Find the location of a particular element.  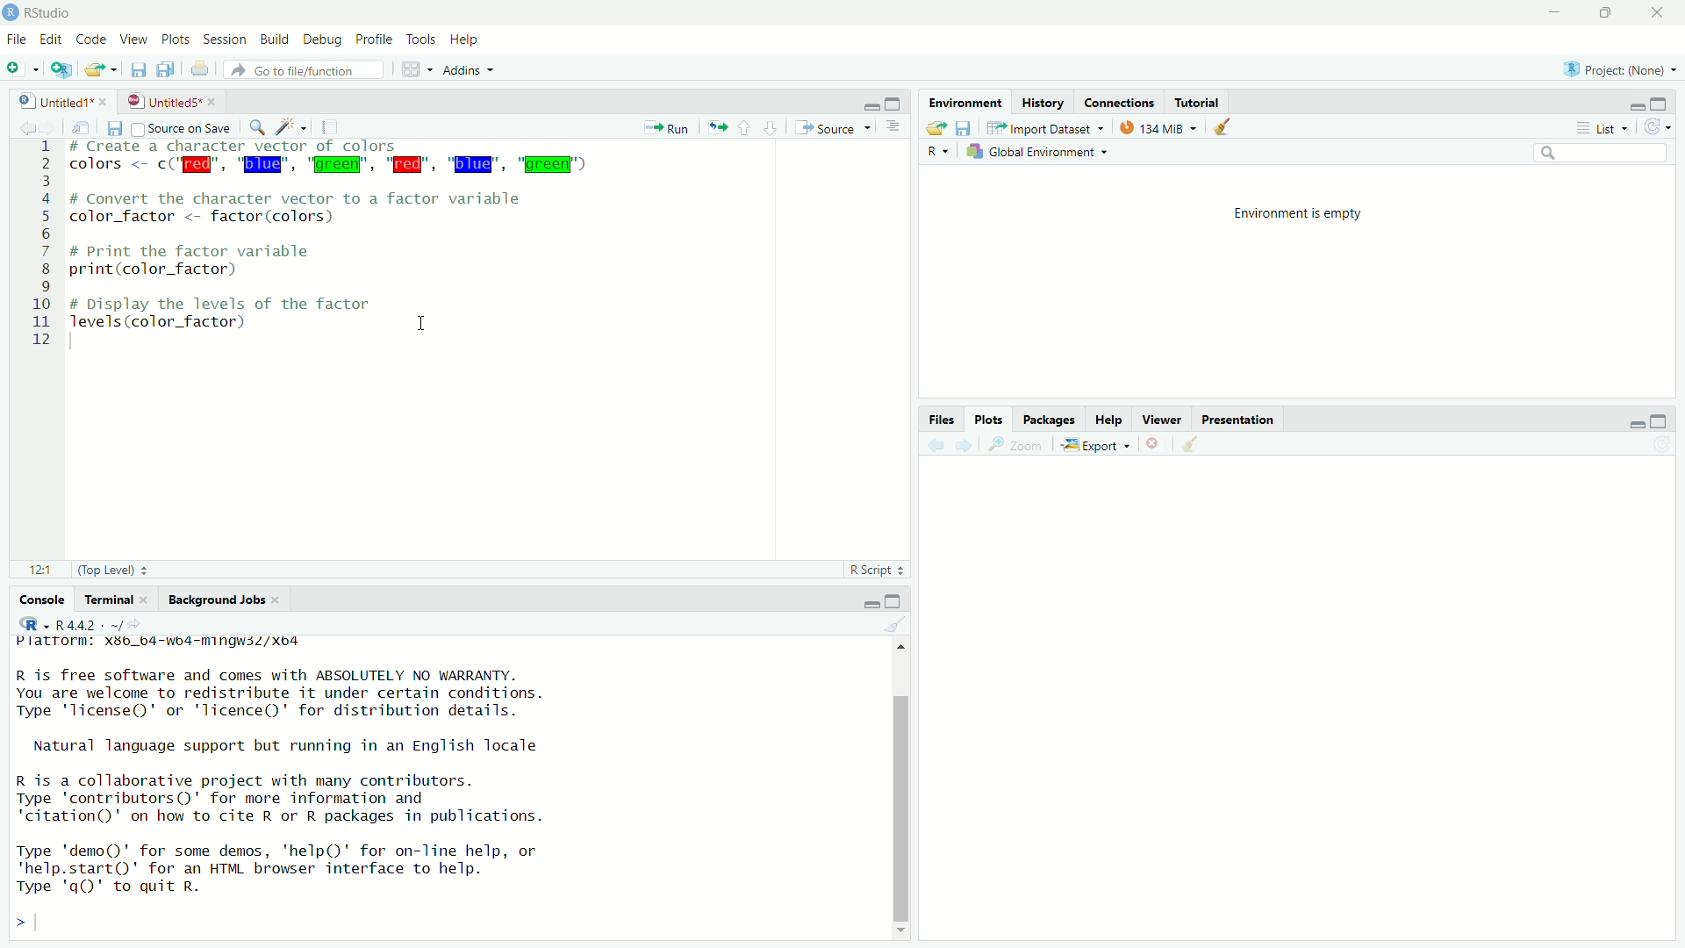

hide document outline is located at coordinates (893, 126).